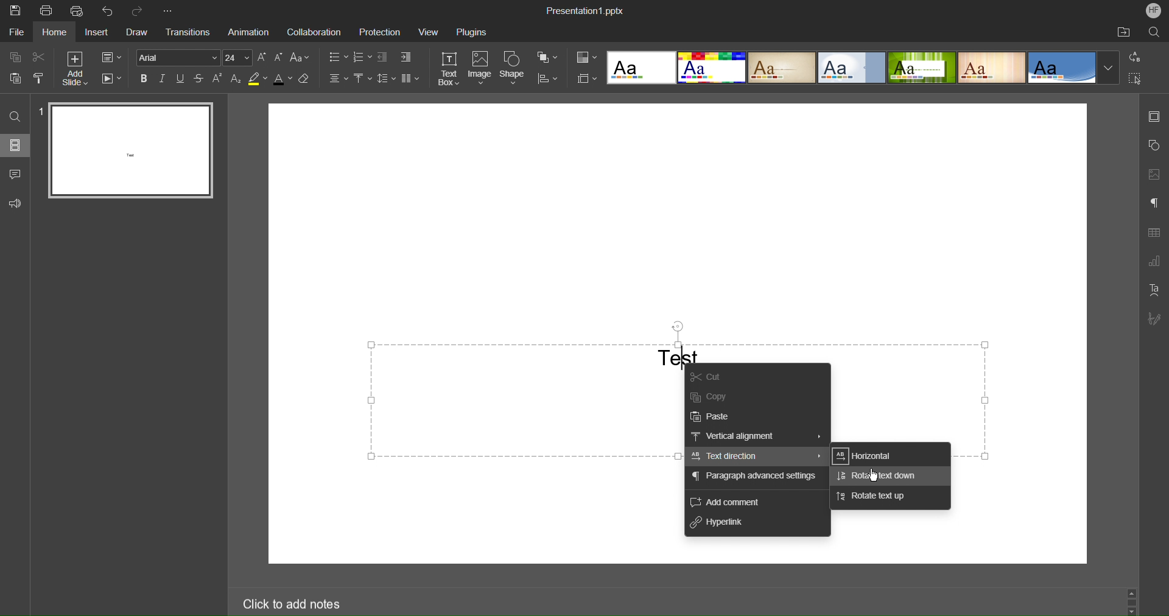 This screenshot has width=1169, height=616. I want to click on Insert, so click(100, 32).